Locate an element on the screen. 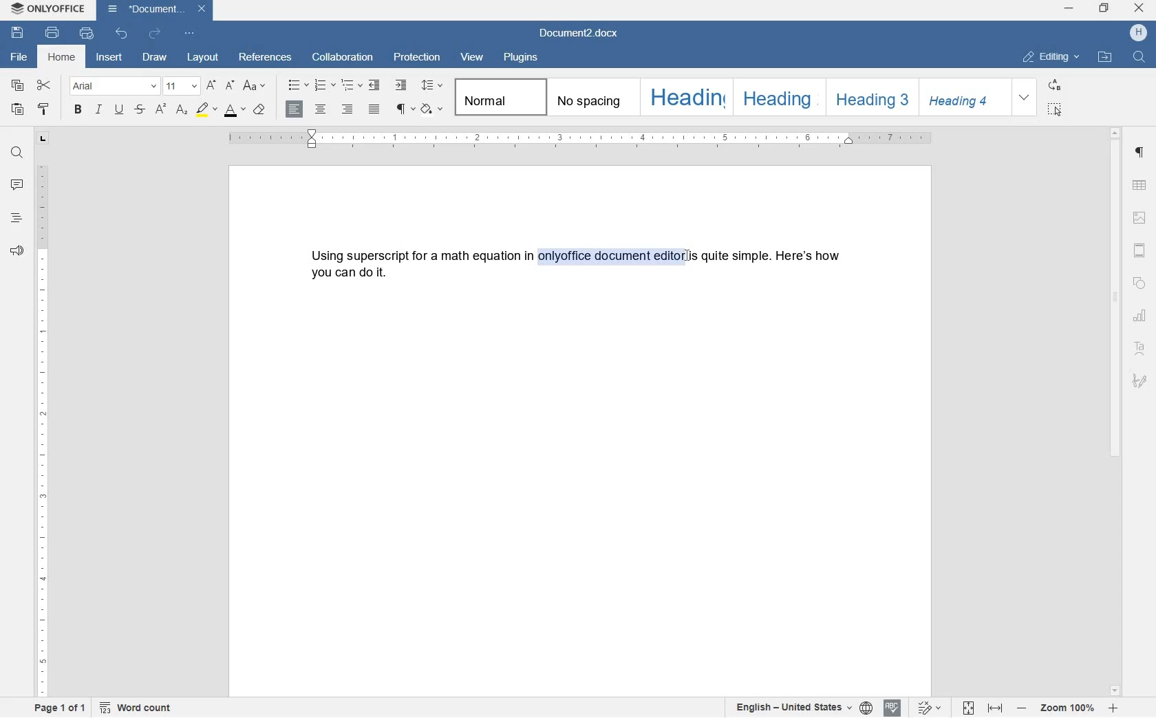 The image size is (1156, 718). customize quick access toolbar is located at coordinates (188, 33).